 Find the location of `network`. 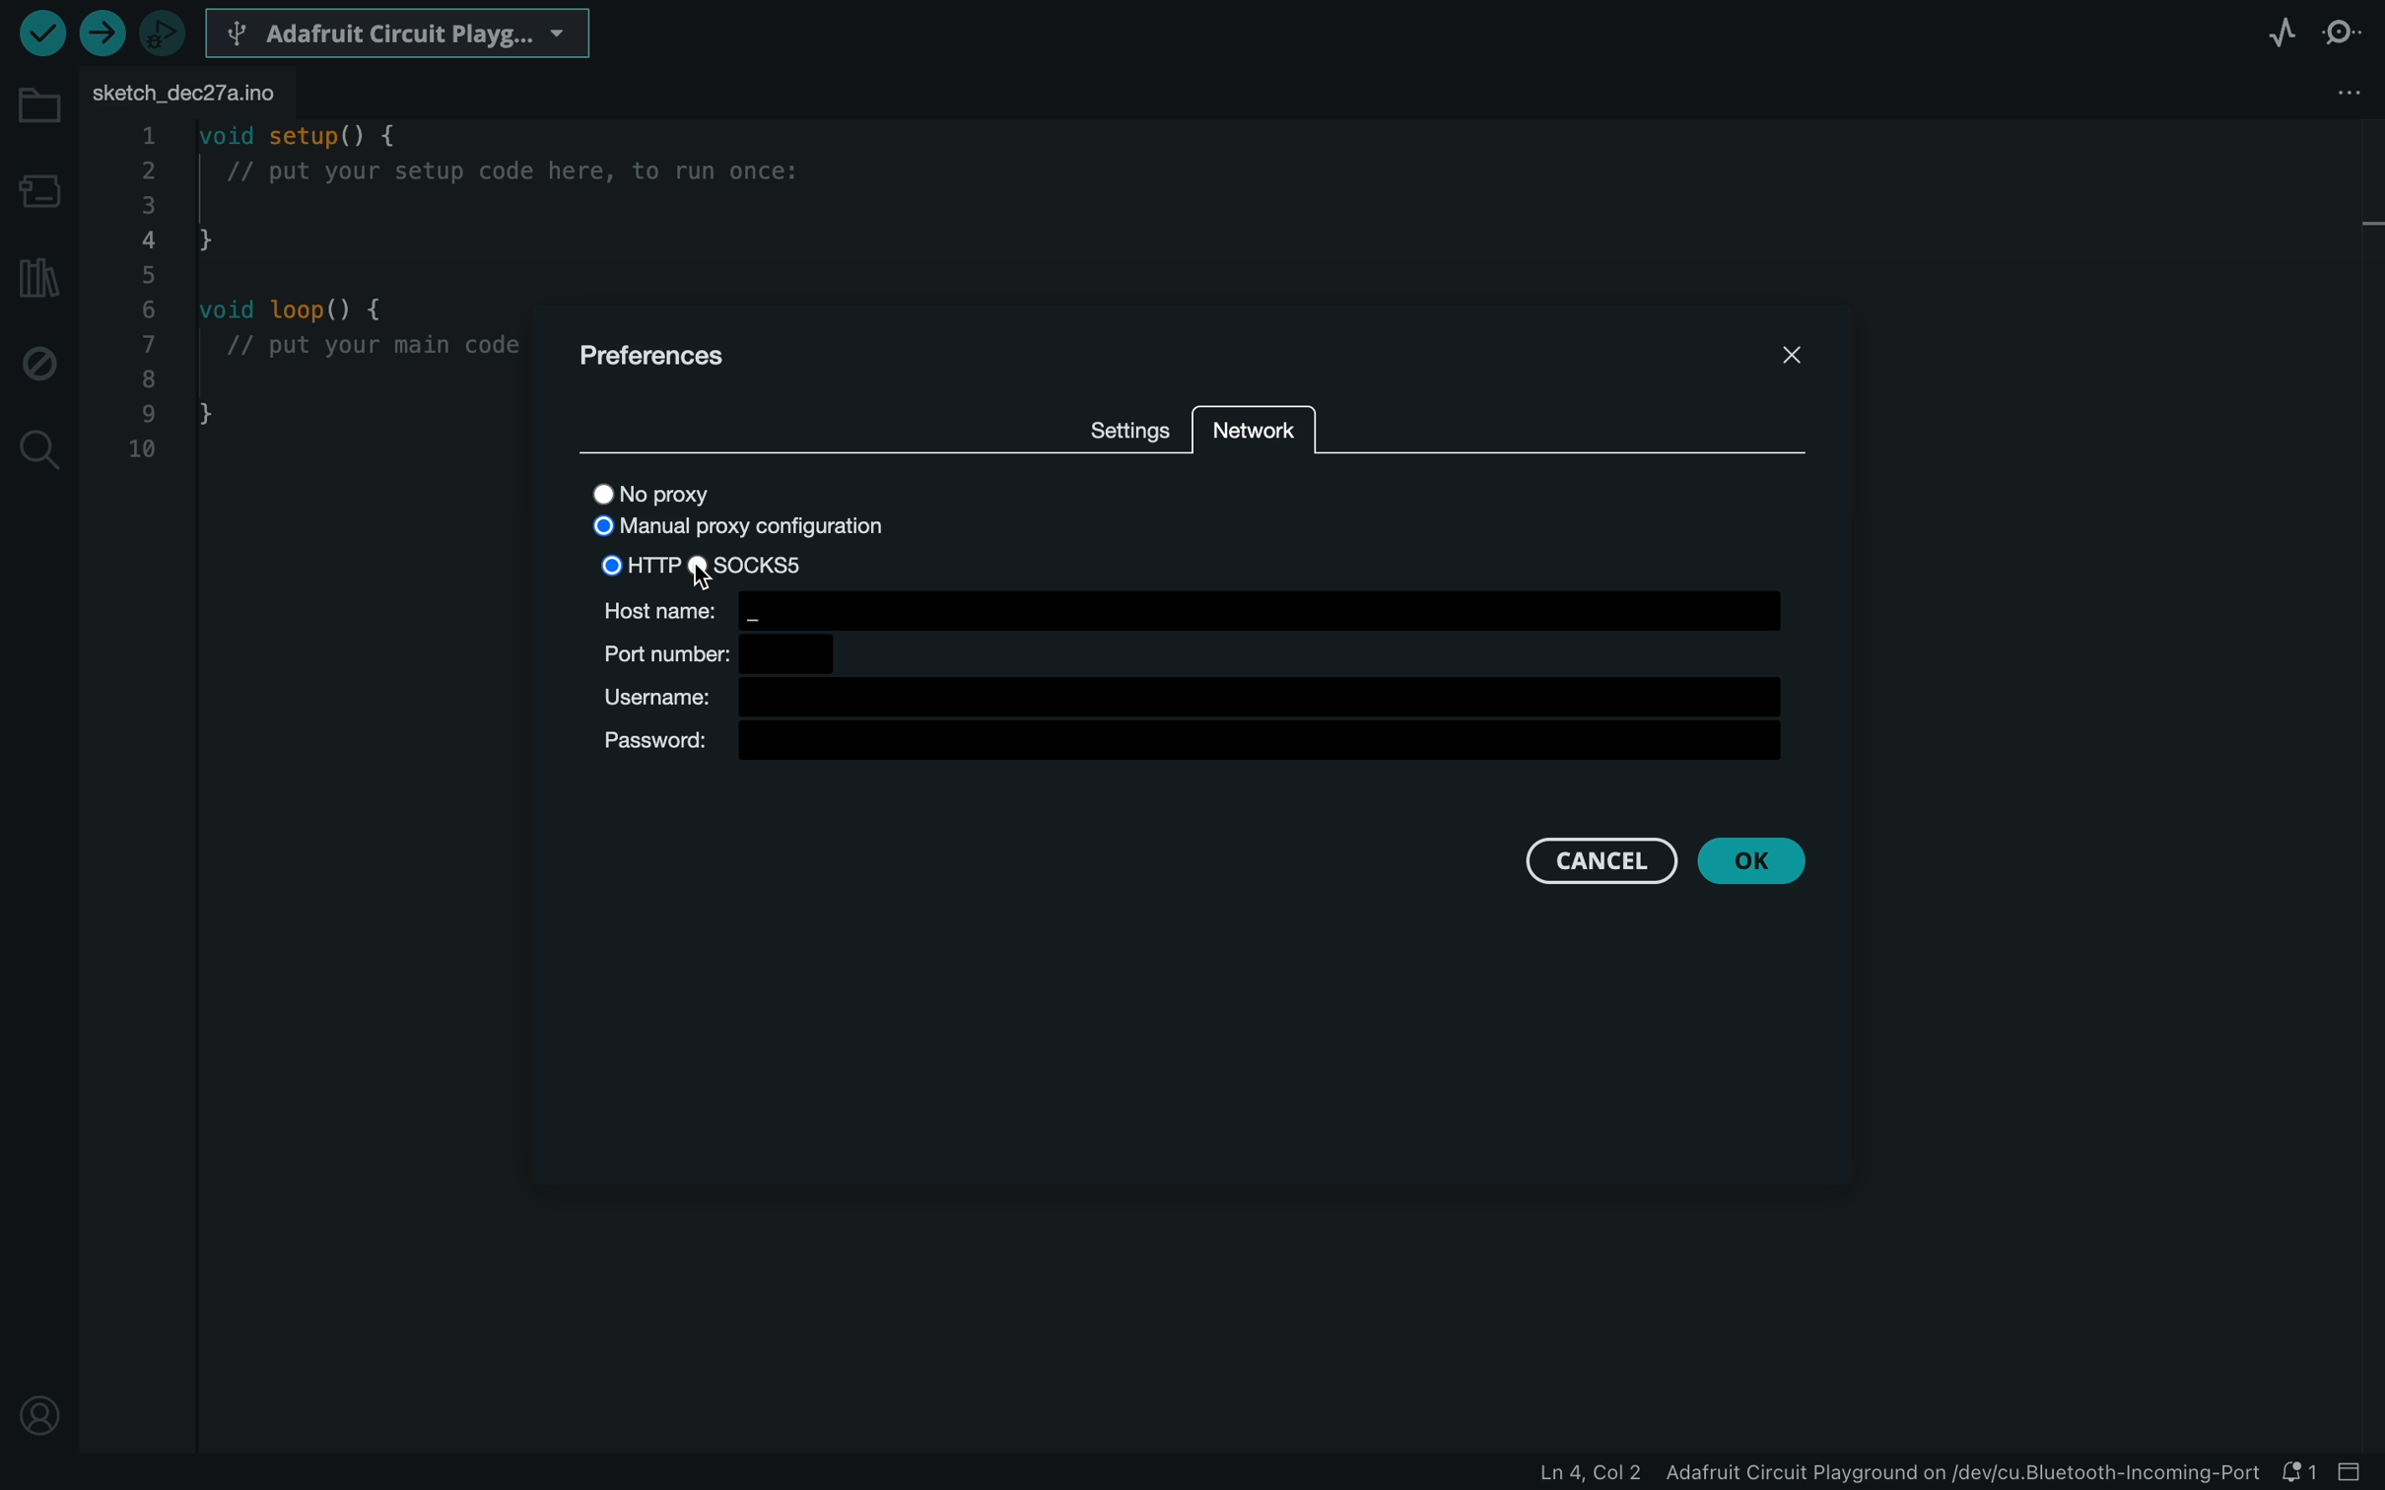

network is located at coordinates (1264, 426).